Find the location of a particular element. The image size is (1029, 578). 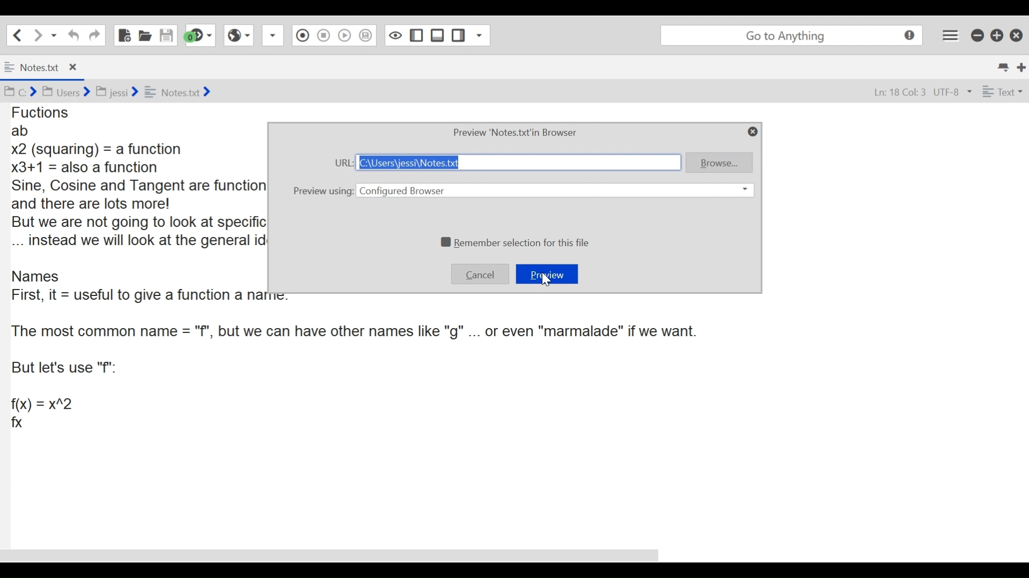

Preview using: is located at coordinates (324, 190).